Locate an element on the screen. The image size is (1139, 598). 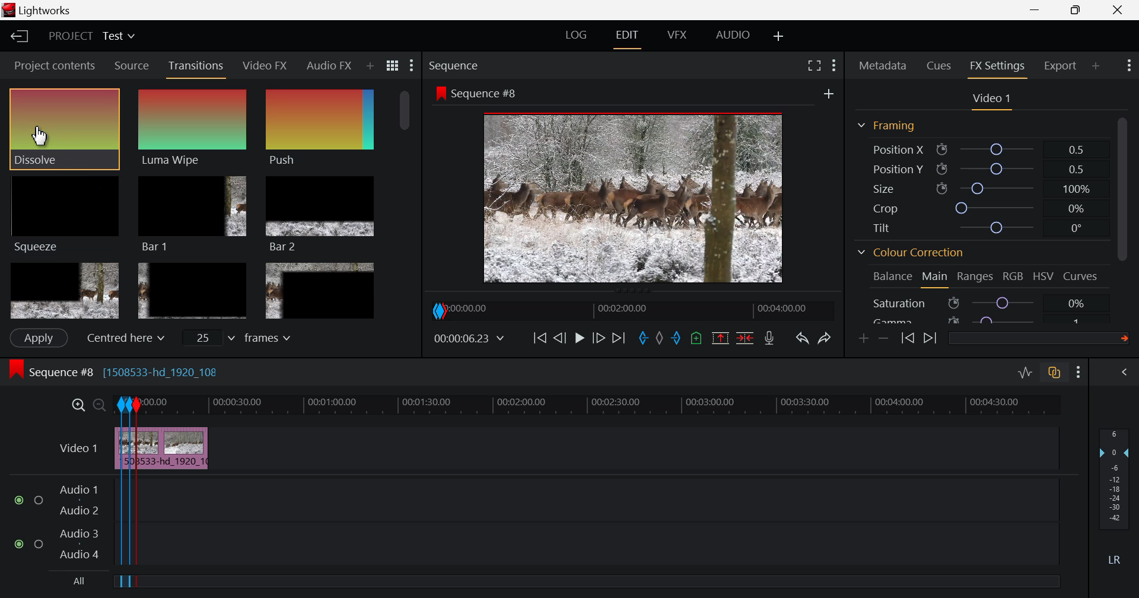
Centered here is located at coordinates (122, 338).